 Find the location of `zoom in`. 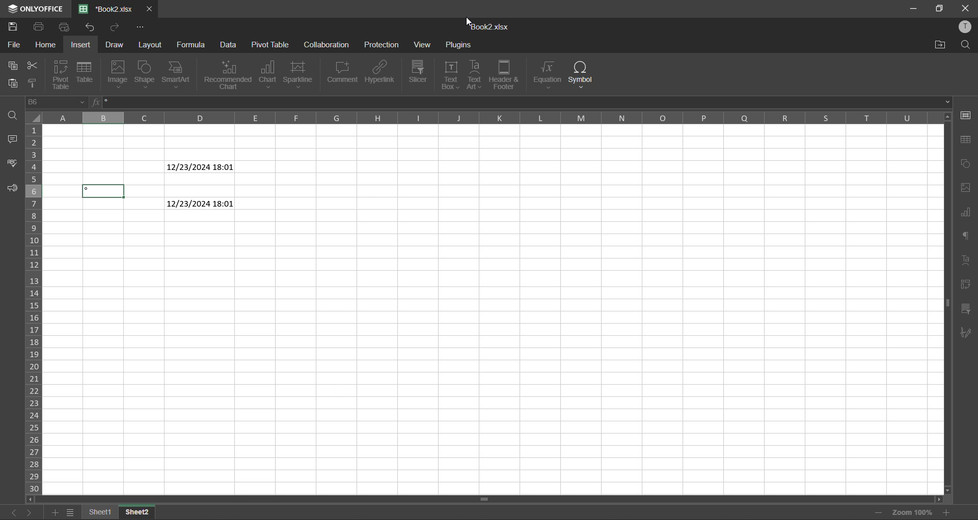

zoom in is located at coordinates (877, 511).